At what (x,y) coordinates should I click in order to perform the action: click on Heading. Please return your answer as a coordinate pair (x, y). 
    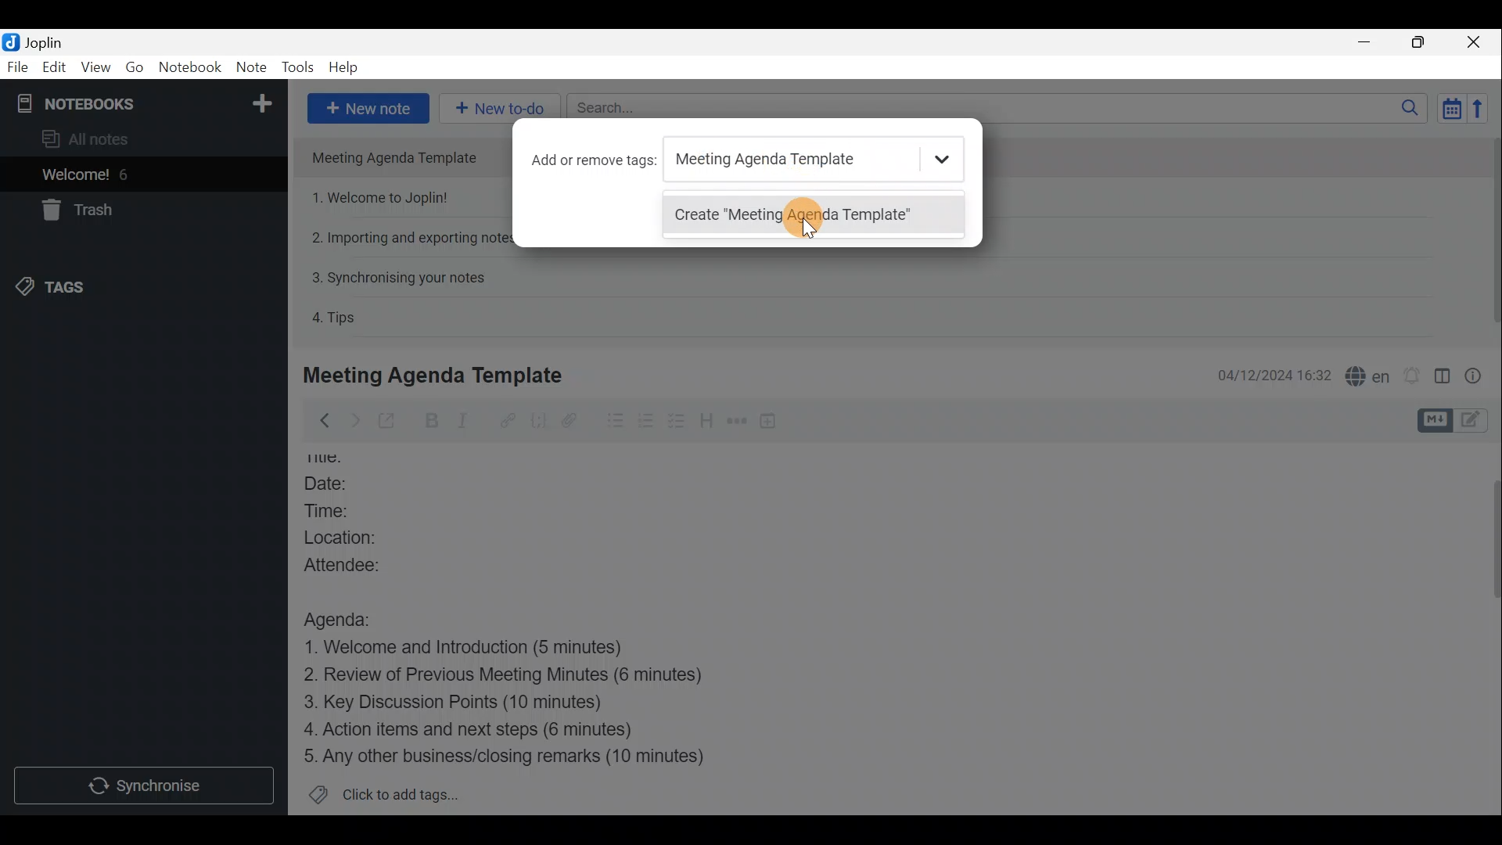
    Looking at the image, I should click on (705, 426).